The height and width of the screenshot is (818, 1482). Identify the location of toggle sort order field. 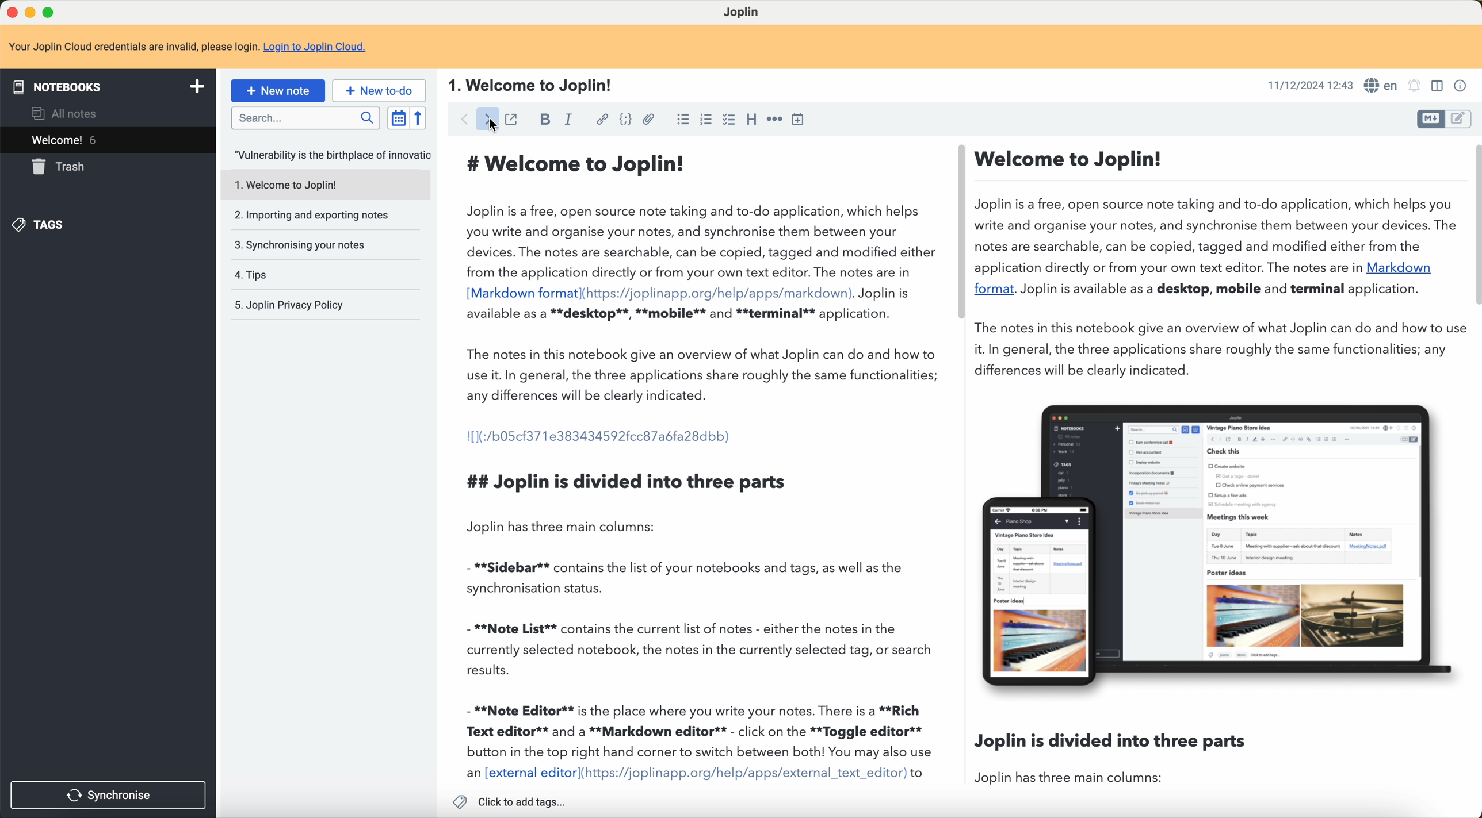
(395, 117).